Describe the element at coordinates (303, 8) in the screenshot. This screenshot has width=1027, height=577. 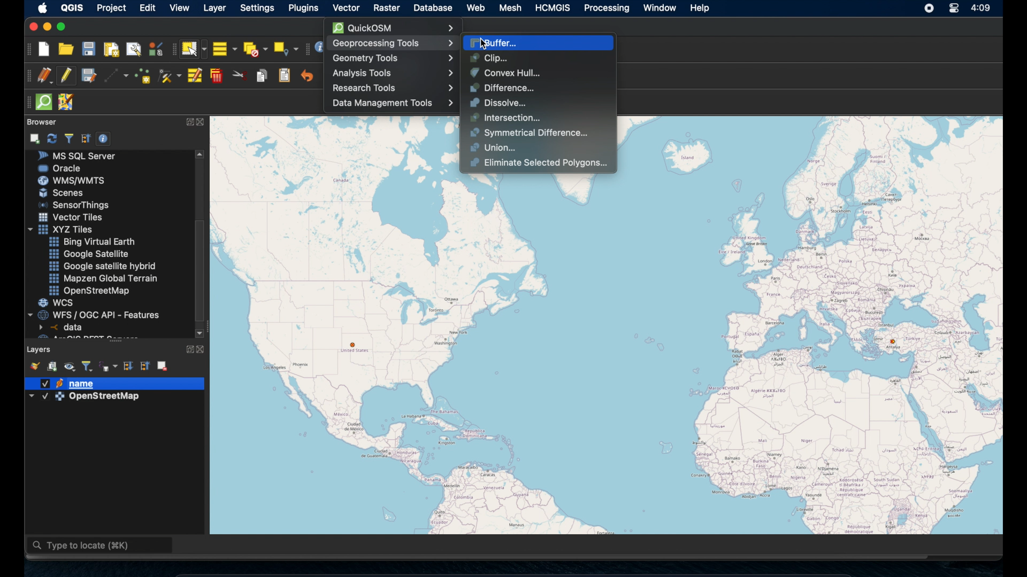
I see `plugins` at that location.